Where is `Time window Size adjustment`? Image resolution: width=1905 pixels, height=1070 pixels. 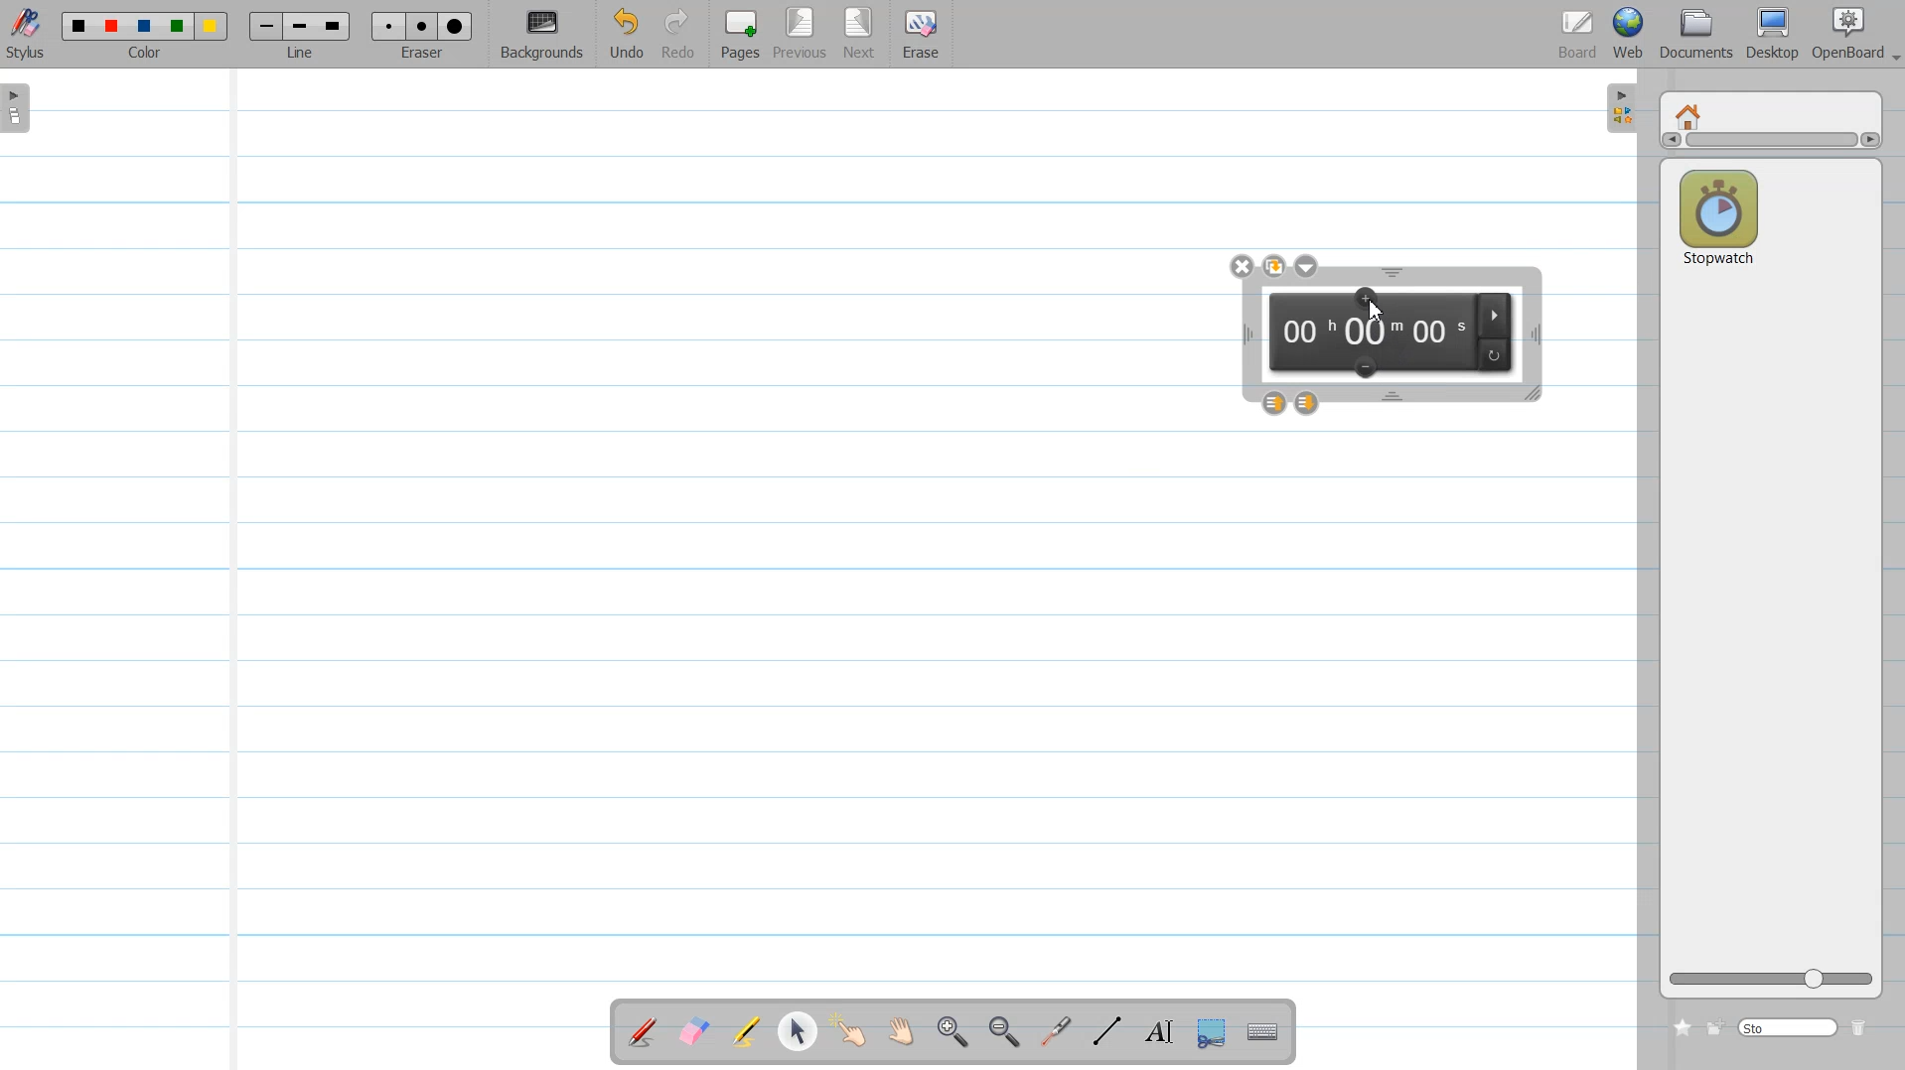 Time window Size adjustment is located at coordinates (1535, 395).